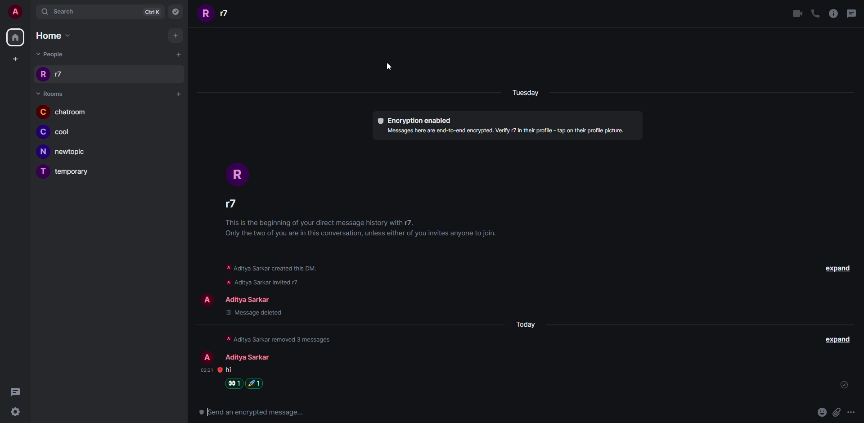  Describe the element at coordinates (841, 385) in the screenshot. I see `sent` at that location.